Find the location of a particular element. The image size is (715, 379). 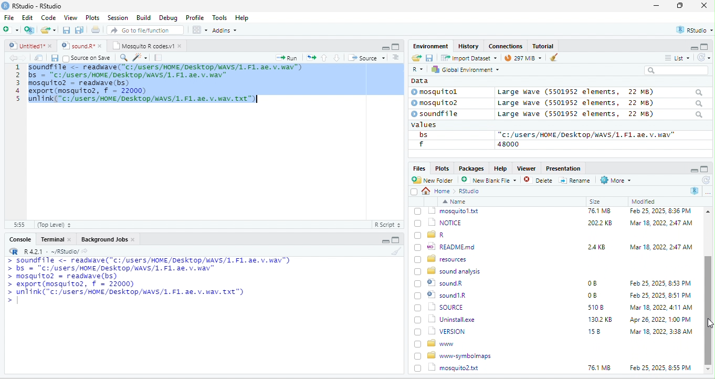

save as is located at coordinates (80, 30).